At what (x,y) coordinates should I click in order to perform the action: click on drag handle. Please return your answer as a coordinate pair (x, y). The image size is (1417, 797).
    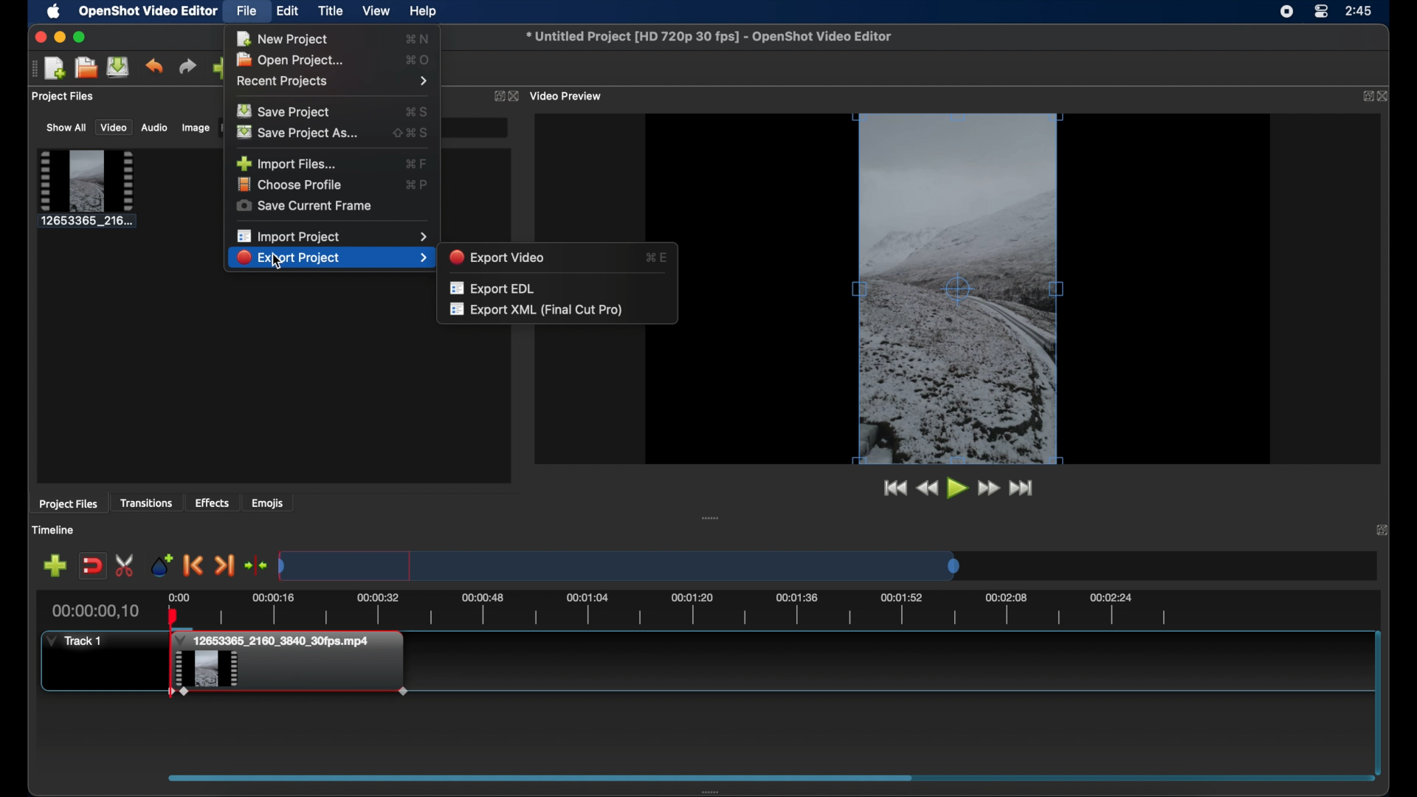
    Looking at the image, I should click on (711, 517).